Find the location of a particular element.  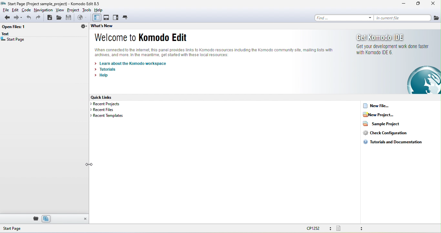

close pane is located at coordinates (85, 219).